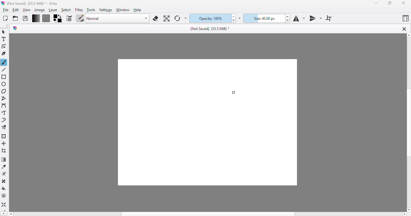 This screenshot has height=216, width=411. What do you see at coordinates (5, 91) in the screenshot?
I see `polygon tool` at bounding box center [5, 91].